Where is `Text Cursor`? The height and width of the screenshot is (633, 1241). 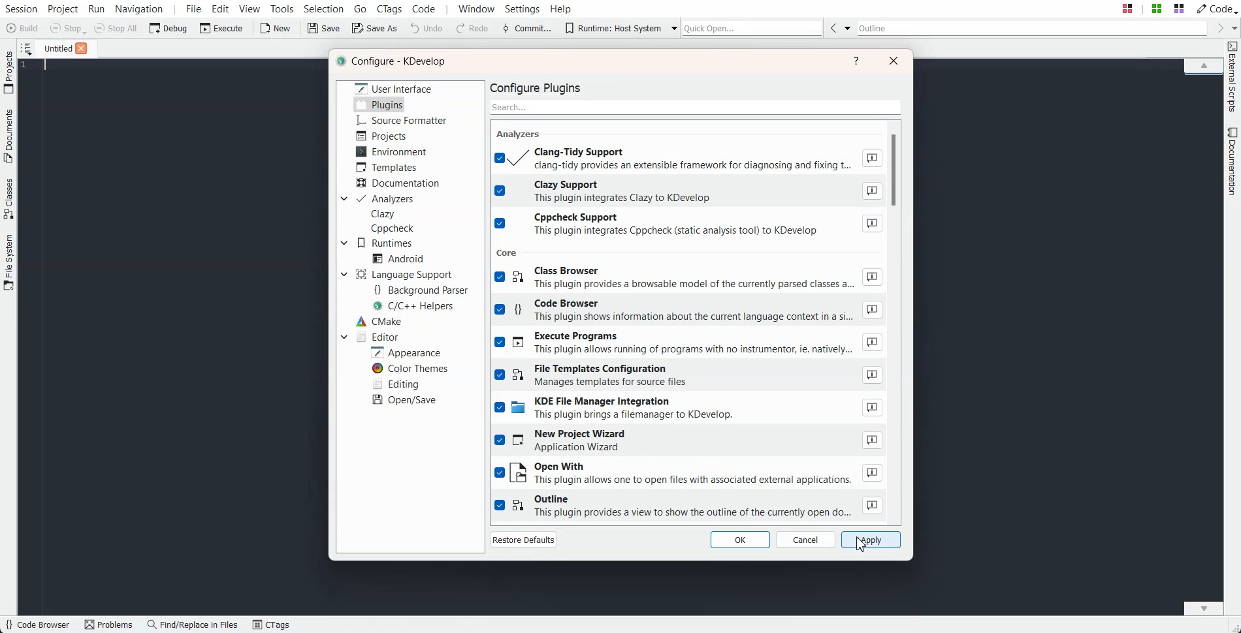 Text Cursor is located at coordinates (47, 65).